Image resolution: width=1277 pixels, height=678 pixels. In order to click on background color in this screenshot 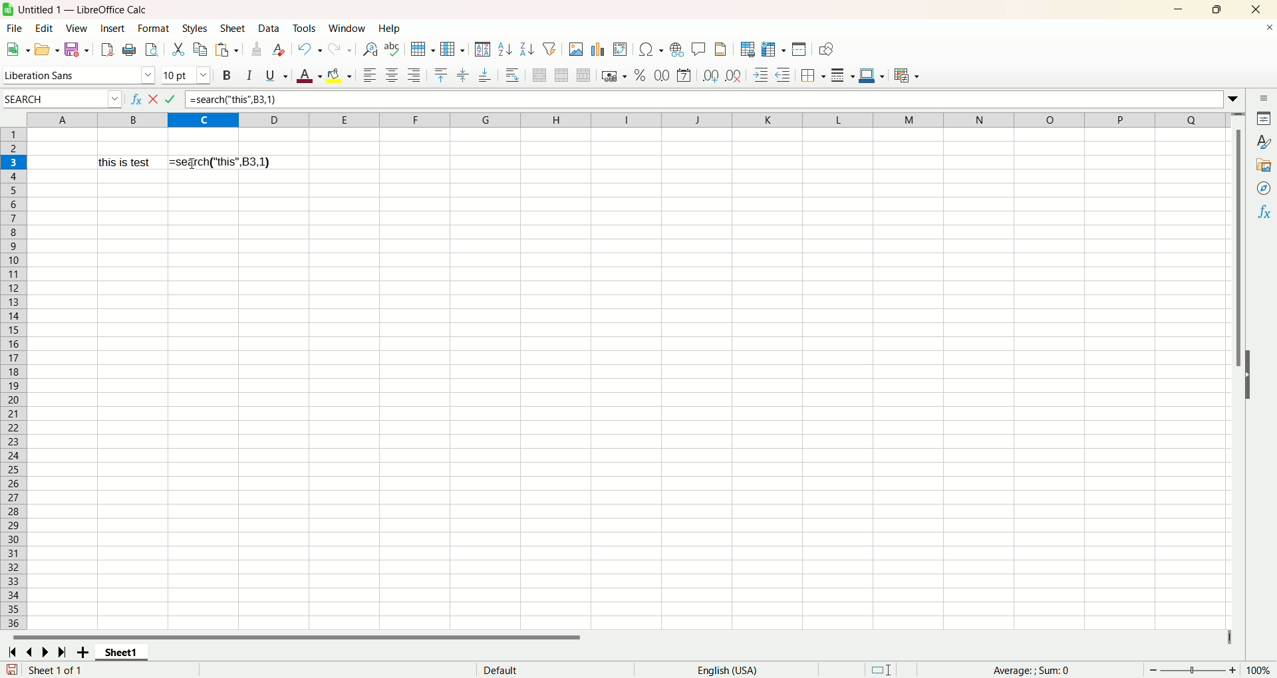, I will do `click(341, 74)`.